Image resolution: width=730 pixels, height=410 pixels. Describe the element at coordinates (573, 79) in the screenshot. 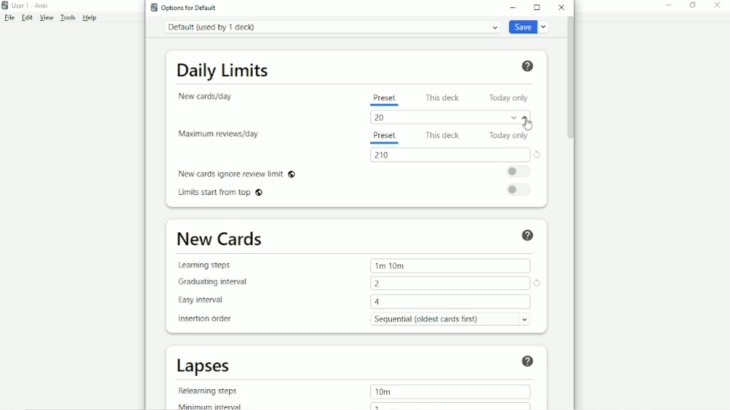

I see `Vertical scrollbar` at that location.